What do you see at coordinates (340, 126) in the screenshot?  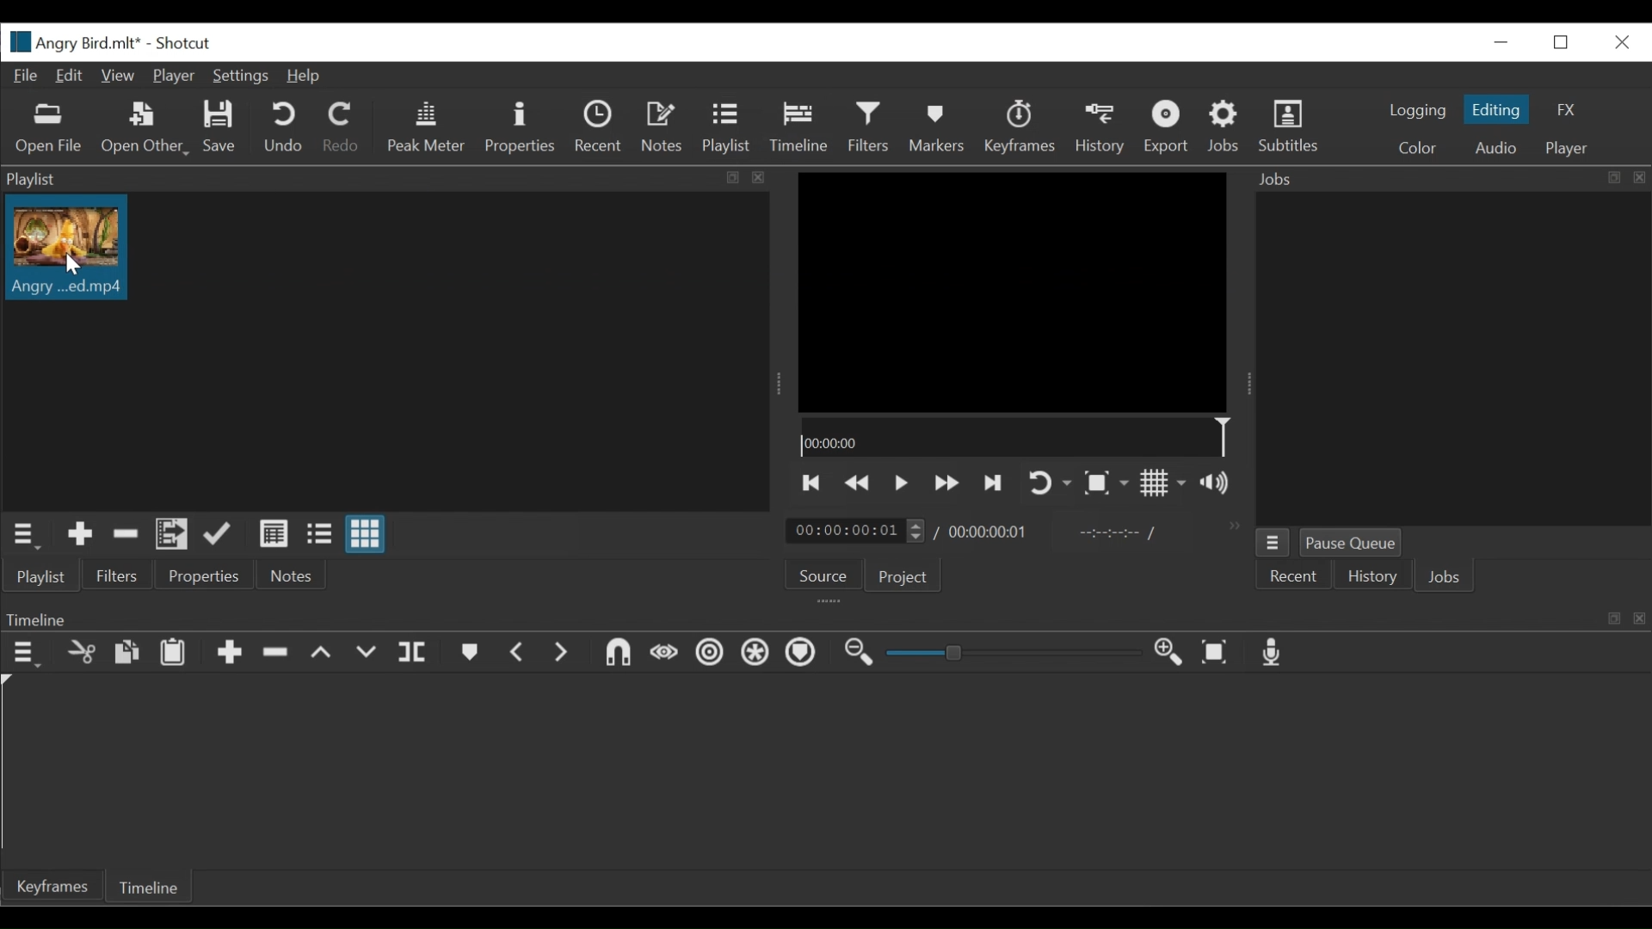 I see `Redo` at bounding box center [340, 126].